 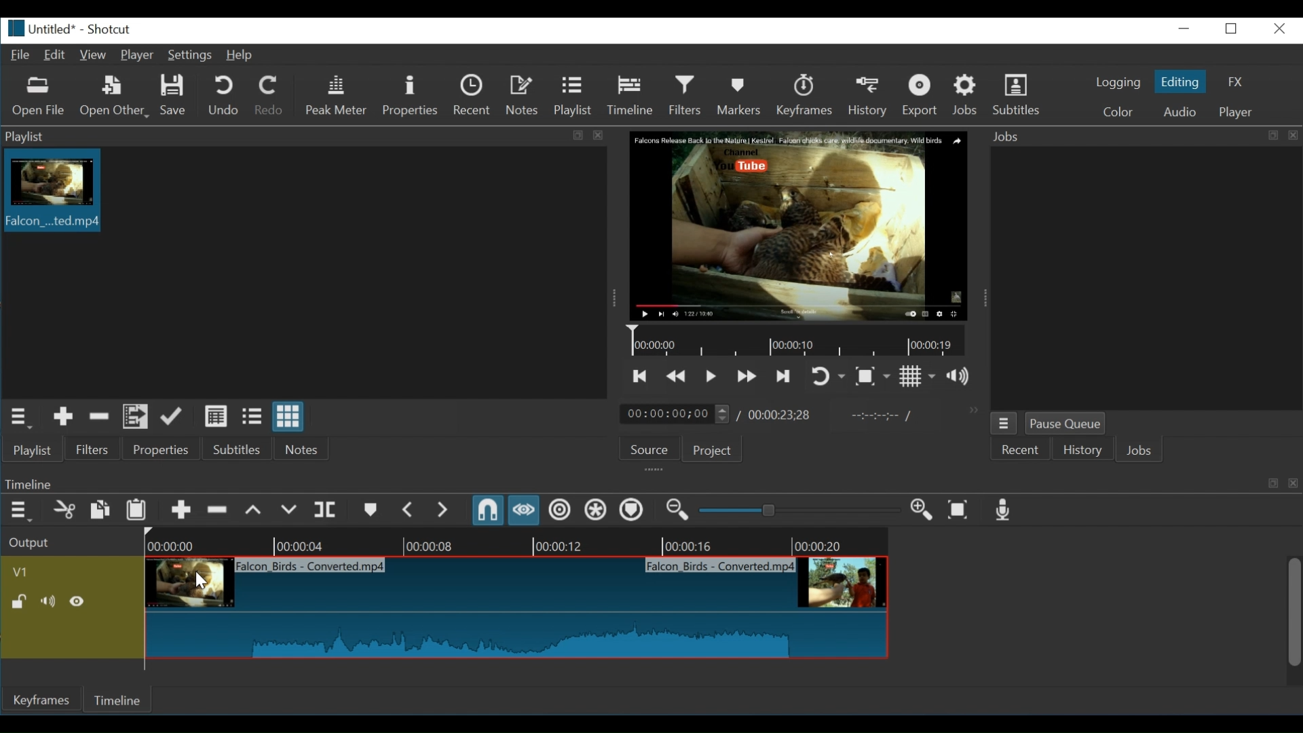 What do you see at coordinates (64, 417) in the screenshot?
I see `Add the source to the playlist` at bounding box center [64, 417].